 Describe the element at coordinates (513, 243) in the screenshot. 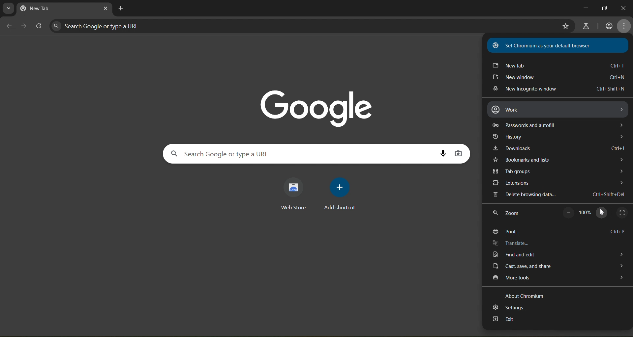

I see `translate` at that location.